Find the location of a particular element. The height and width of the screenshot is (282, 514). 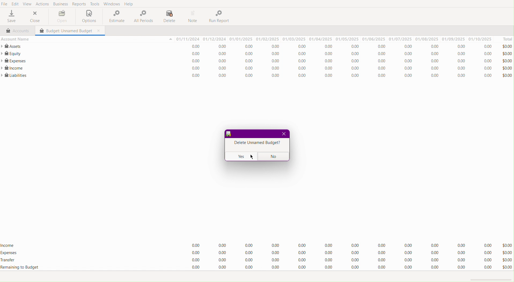

Assets Values is located at coordinates (341, 47).